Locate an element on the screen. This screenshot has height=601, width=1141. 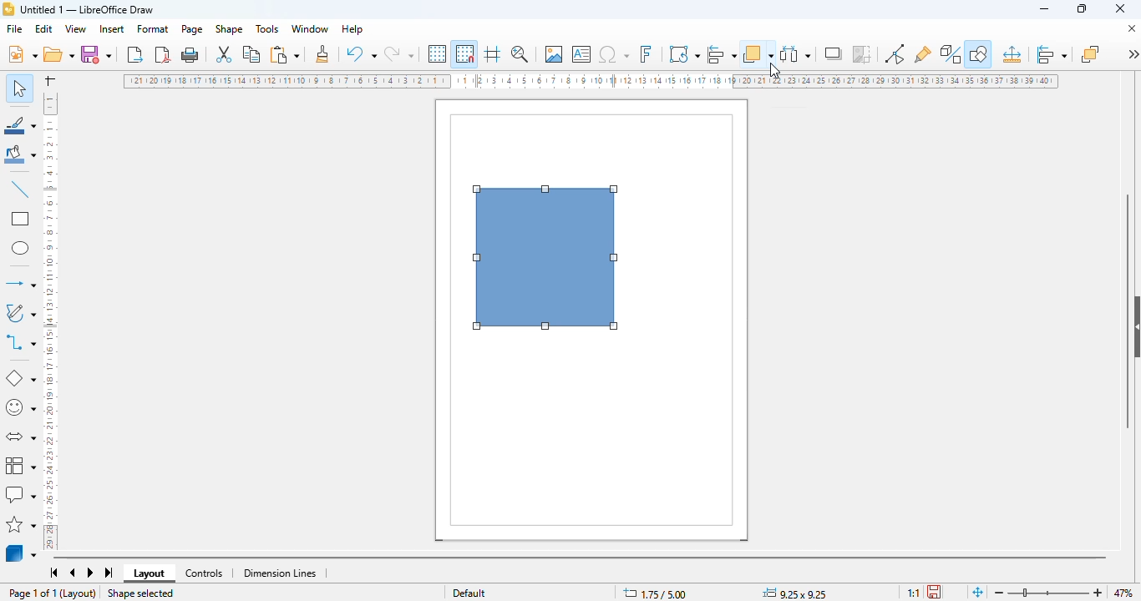
show gluepoint functions is located at coordinates (923, 54).